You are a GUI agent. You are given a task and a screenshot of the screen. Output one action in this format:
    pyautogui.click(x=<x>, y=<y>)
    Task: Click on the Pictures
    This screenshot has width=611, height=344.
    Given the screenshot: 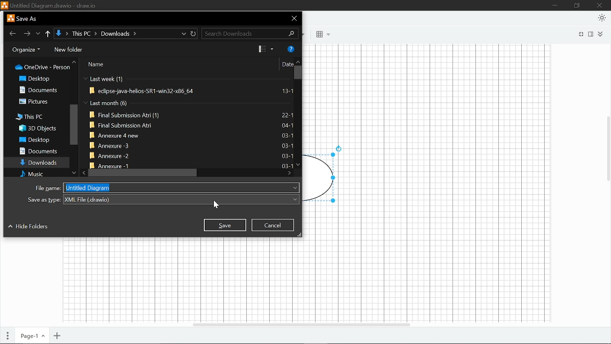 What is the action you would take?
    pyautogui.click(x=36, y=102)
    